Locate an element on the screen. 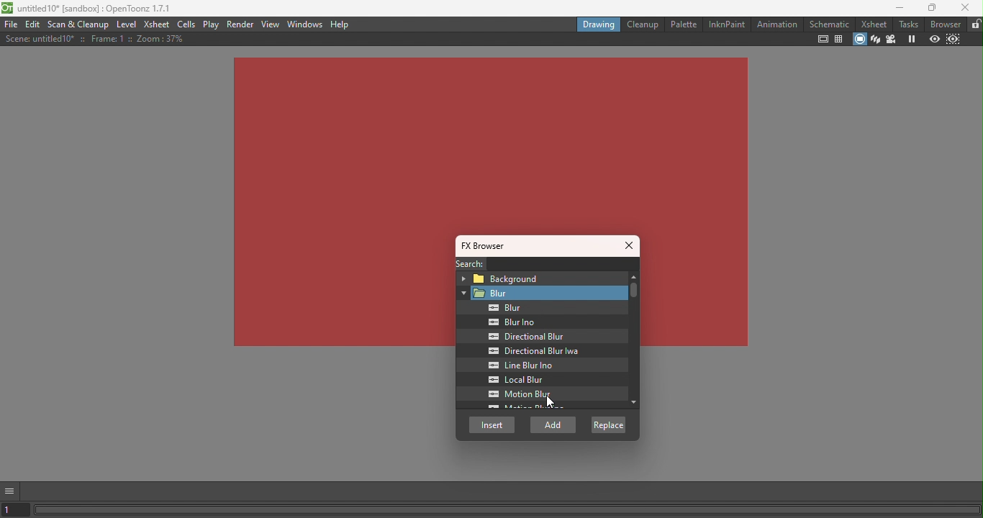 The width and height of the screenshot is (983, 518). Search is located at coordinates (468, 263).